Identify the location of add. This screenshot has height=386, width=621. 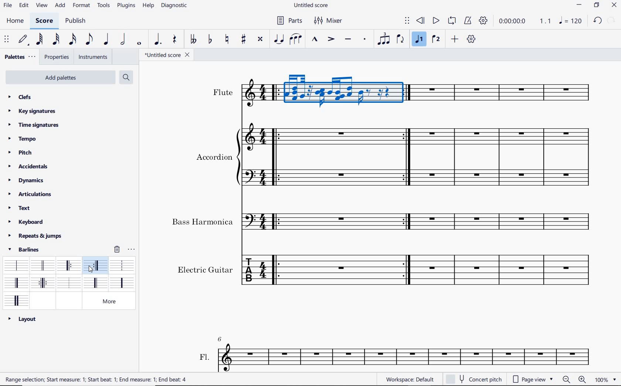
(61, 5).